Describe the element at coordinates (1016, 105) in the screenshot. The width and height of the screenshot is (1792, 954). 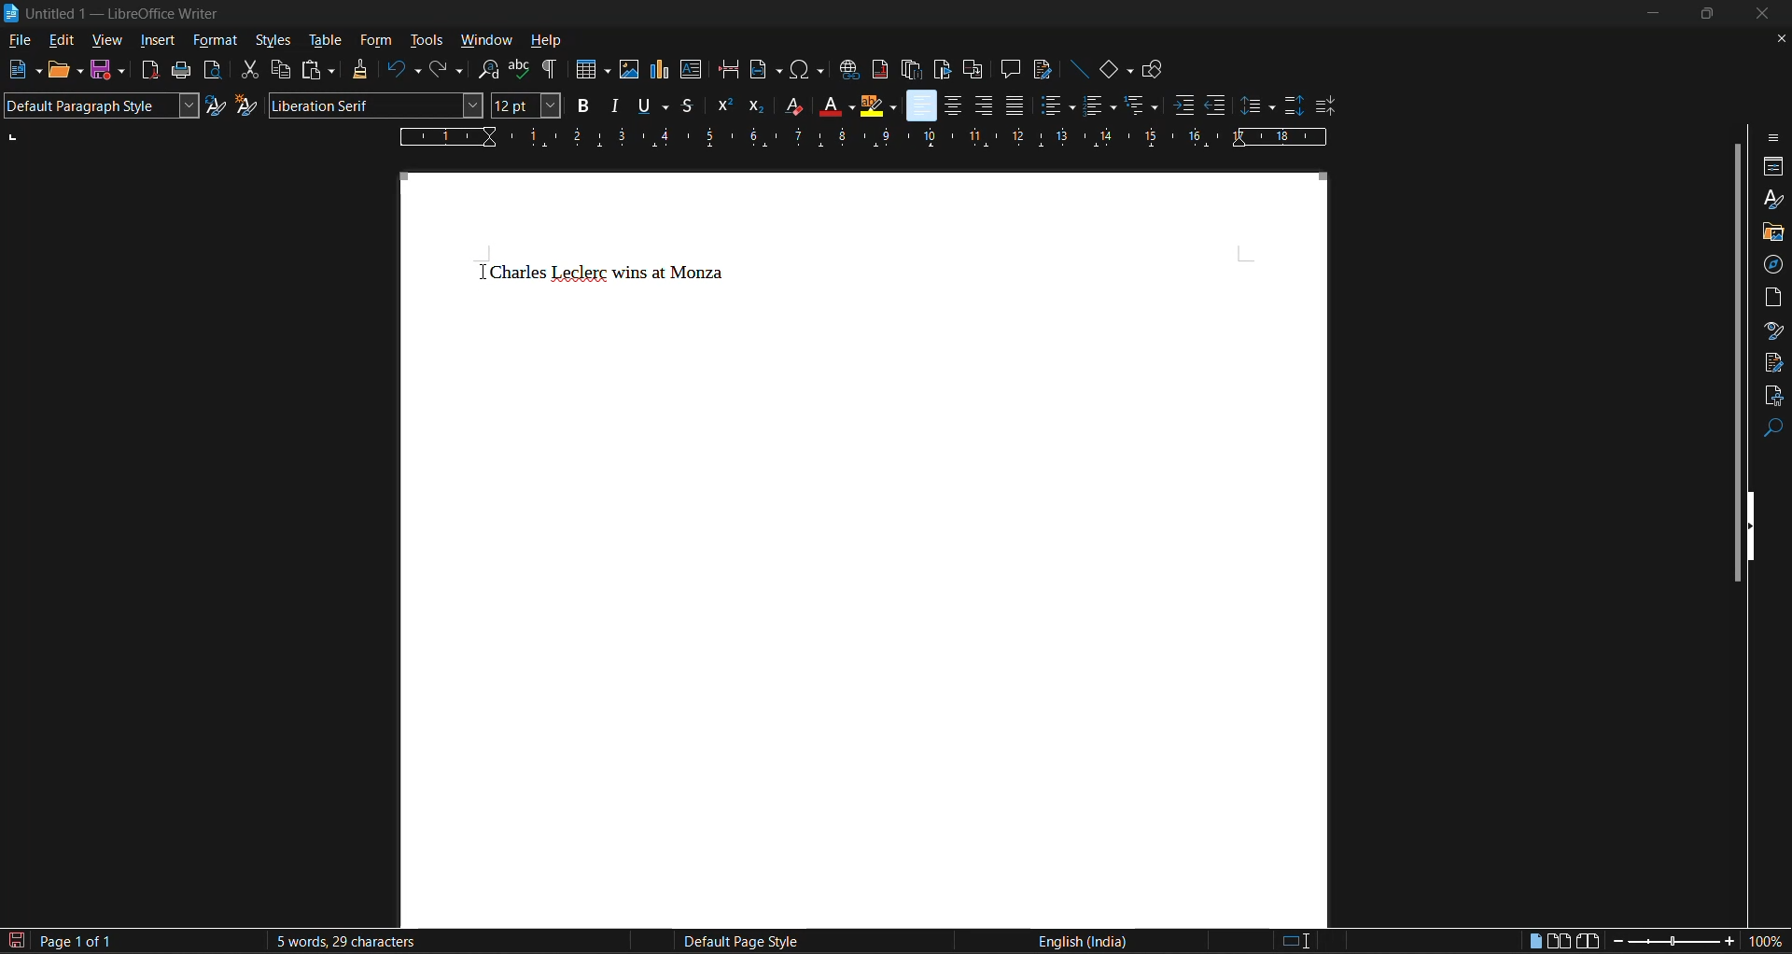
I see `justified` at that location.